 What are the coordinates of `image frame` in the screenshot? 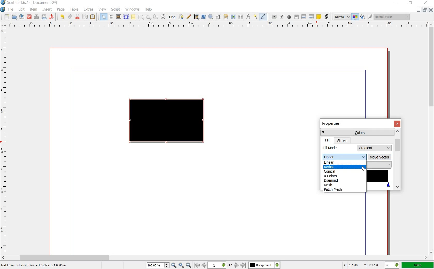 It's located at (118, 17).